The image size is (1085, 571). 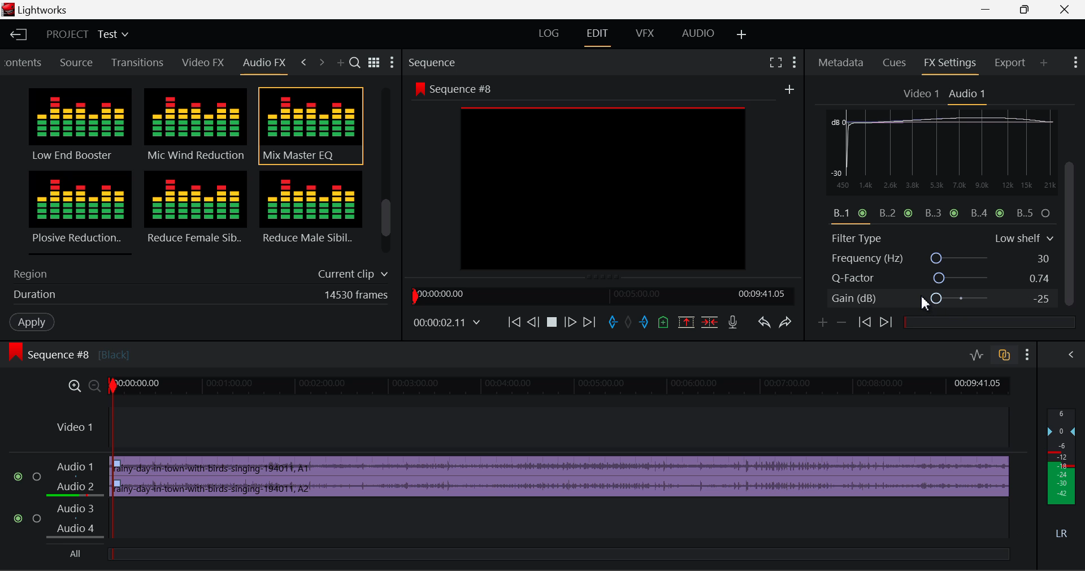 I want to click on Project Timeline, so click(x=562, y=387).